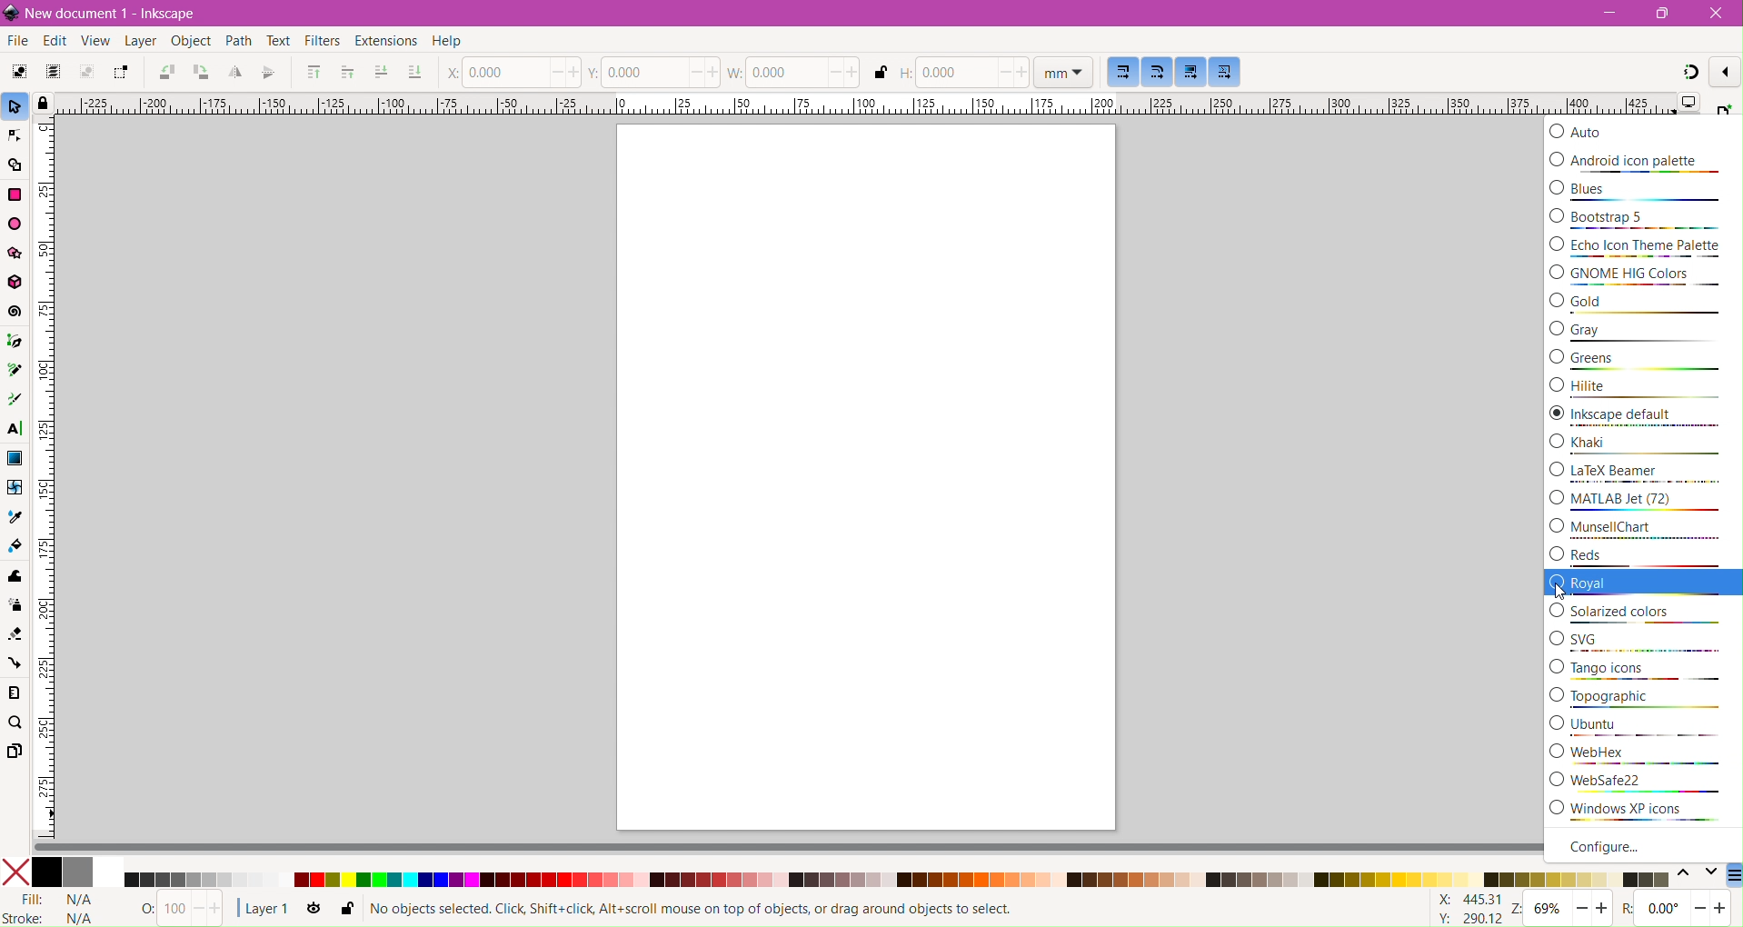  Describe the element at coordinates (881, 74) in the screenshot. I see `When locked, change both width and height by the same proportion ` at that location.